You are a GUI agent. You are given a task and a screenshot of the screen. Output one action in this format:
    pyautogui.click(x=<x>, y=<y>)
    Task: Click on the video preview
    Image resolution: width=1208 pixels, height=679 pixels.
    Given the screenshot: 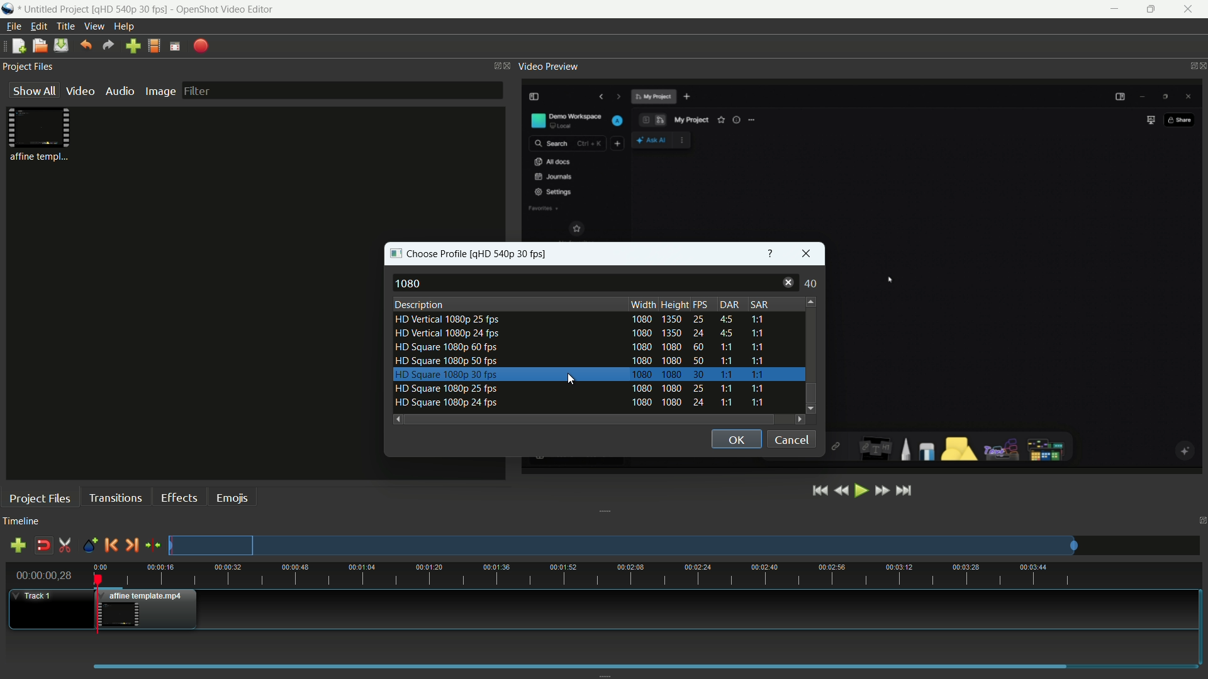 What is the action you would take?
    pyautogui.click(x=548, y=66)
    